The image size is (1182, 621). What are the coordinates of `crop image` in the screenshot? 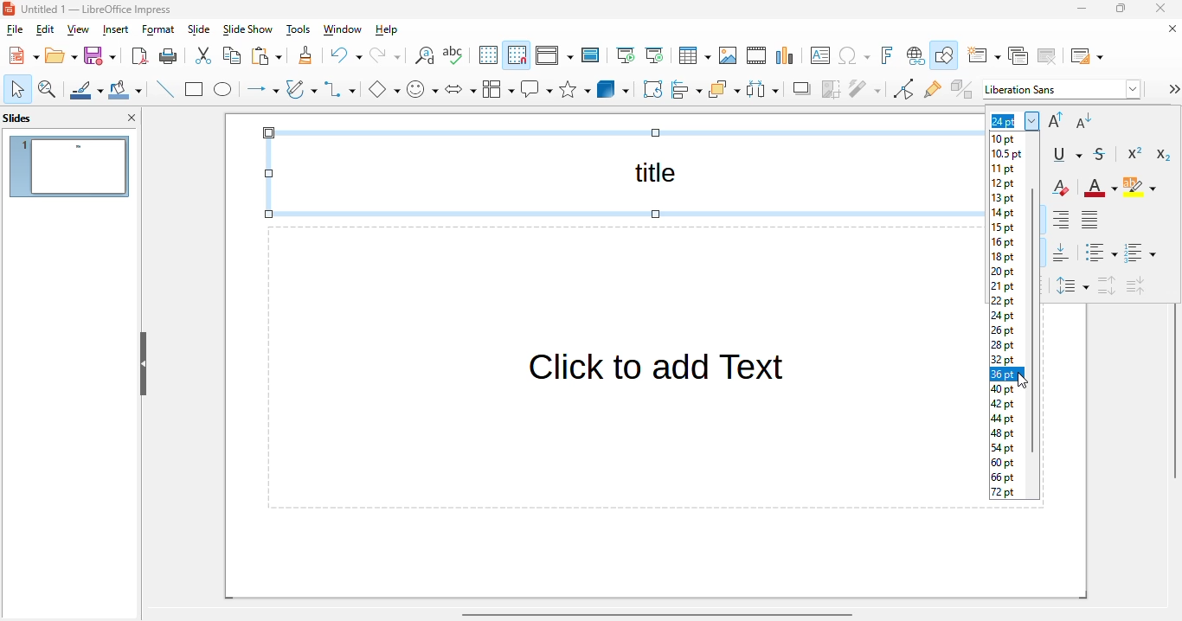 It's located at (831, 90).